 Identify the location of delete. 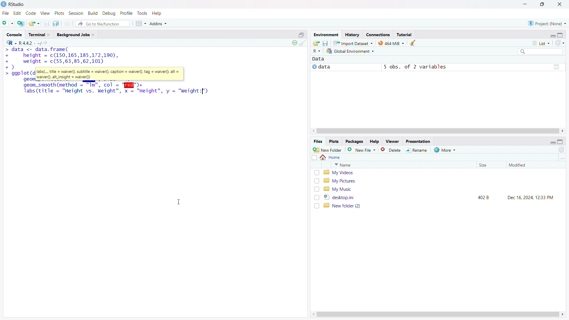
(391, 150).